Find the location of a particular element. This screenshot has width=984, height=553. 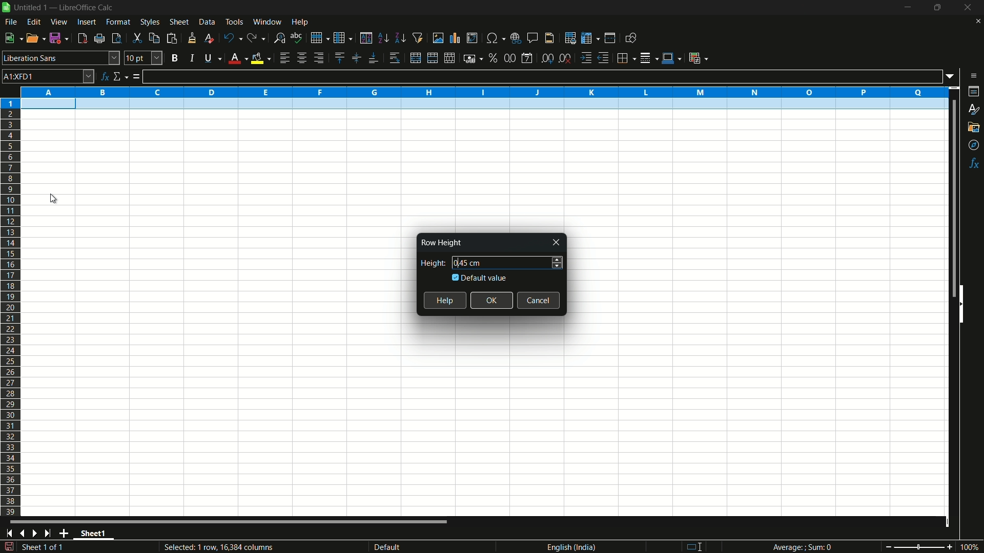

open file is located at coordinates (36, 38).